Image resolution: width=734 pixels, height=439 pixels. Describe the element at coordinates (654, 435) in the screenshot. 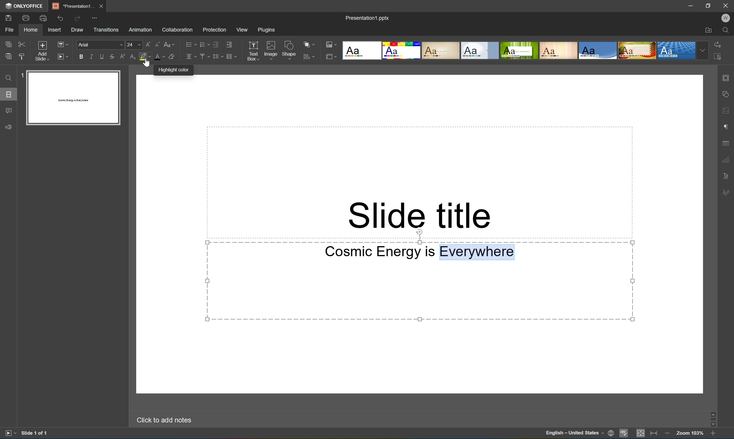

I see `Fit to width` at that location.